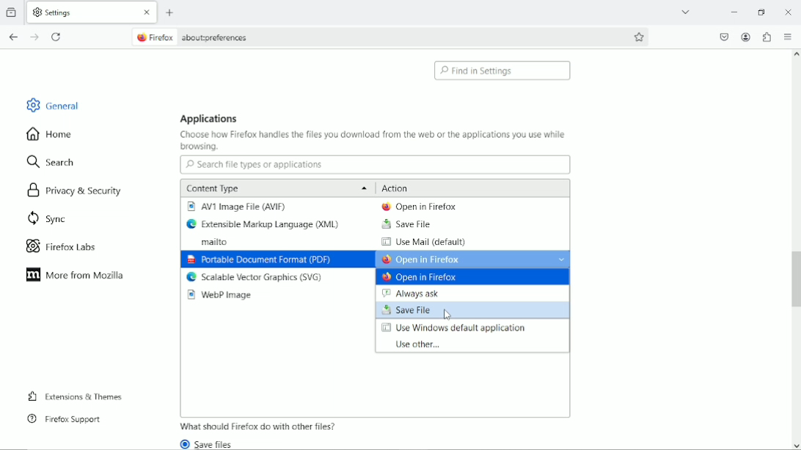  I want to click on settings tab, so click(93, 11).